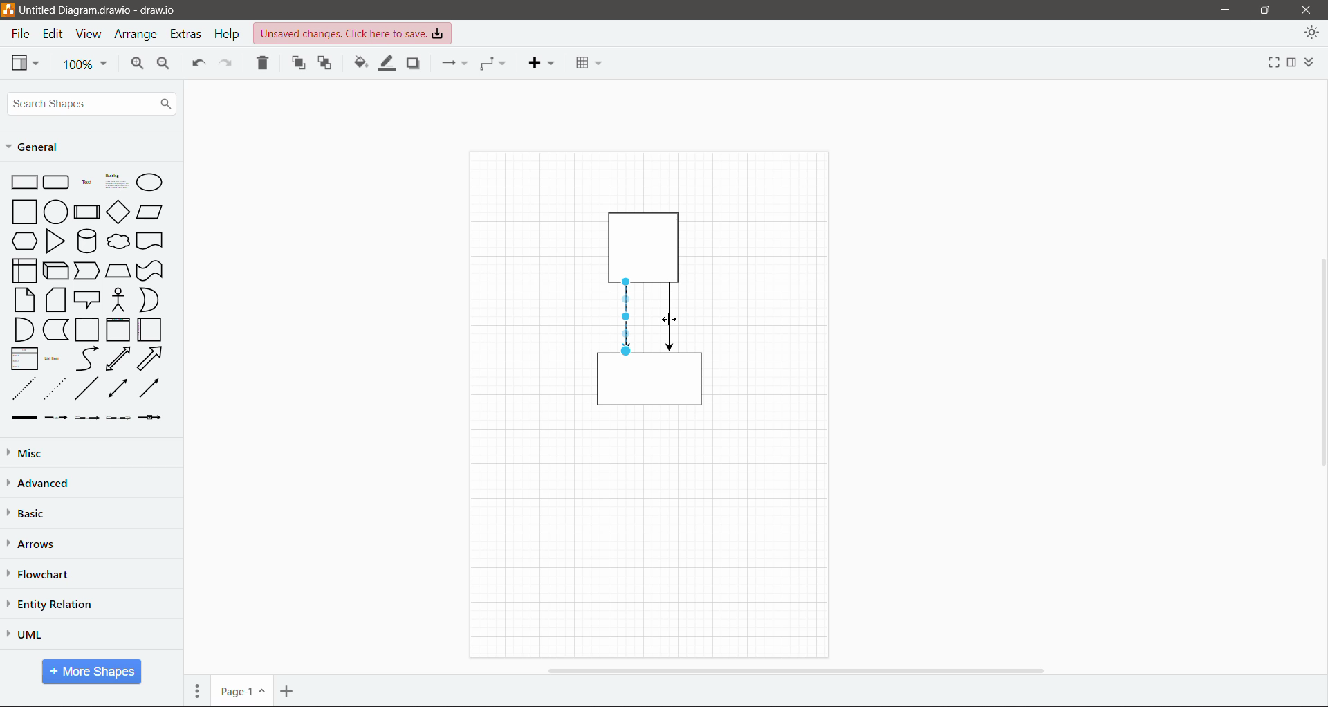  What do you see at coordinates (151, 358) in the screenshot?
I see `arrow` at bounding box center [151, 358].